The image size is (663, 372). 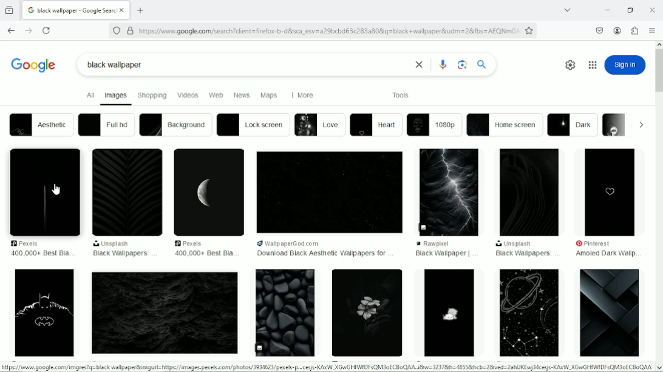 I want to click on all, so click(x=89, y=95).